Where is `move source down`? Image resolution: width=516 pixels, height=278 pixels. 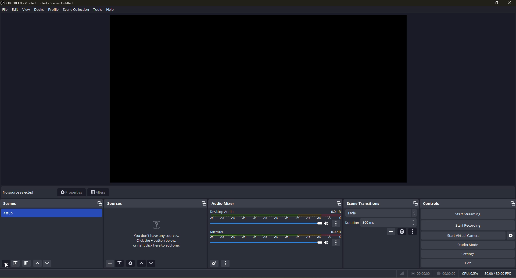
move source down is located at coordinates (151, 263).